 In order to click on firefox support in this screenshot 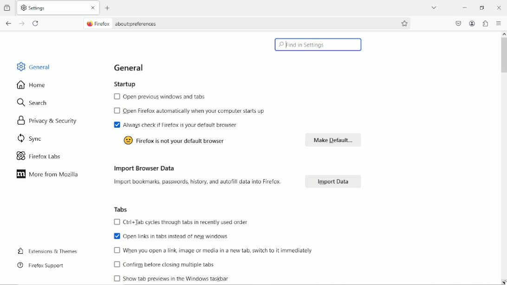, I will do `click(41, 266)`.